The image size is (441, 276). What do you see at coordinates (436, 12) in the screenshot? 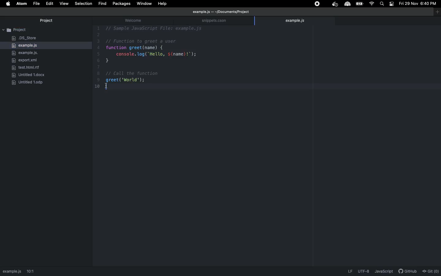
I see `window` at bounding box center [436, 12].